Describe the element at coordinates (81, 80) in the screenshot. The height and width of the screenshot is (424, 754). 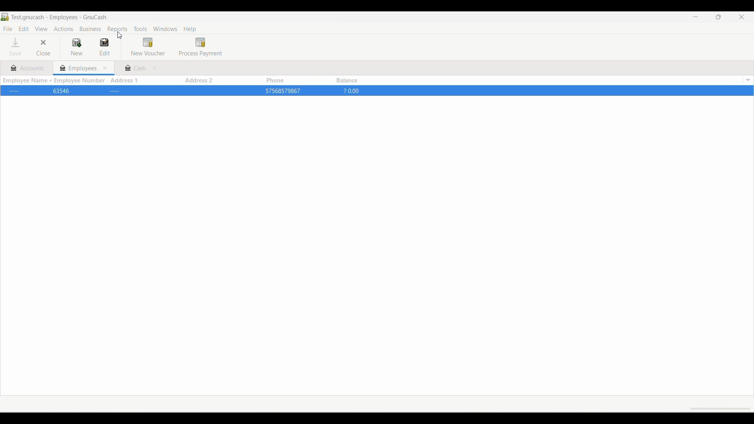
I see `Employee number column` at that location.